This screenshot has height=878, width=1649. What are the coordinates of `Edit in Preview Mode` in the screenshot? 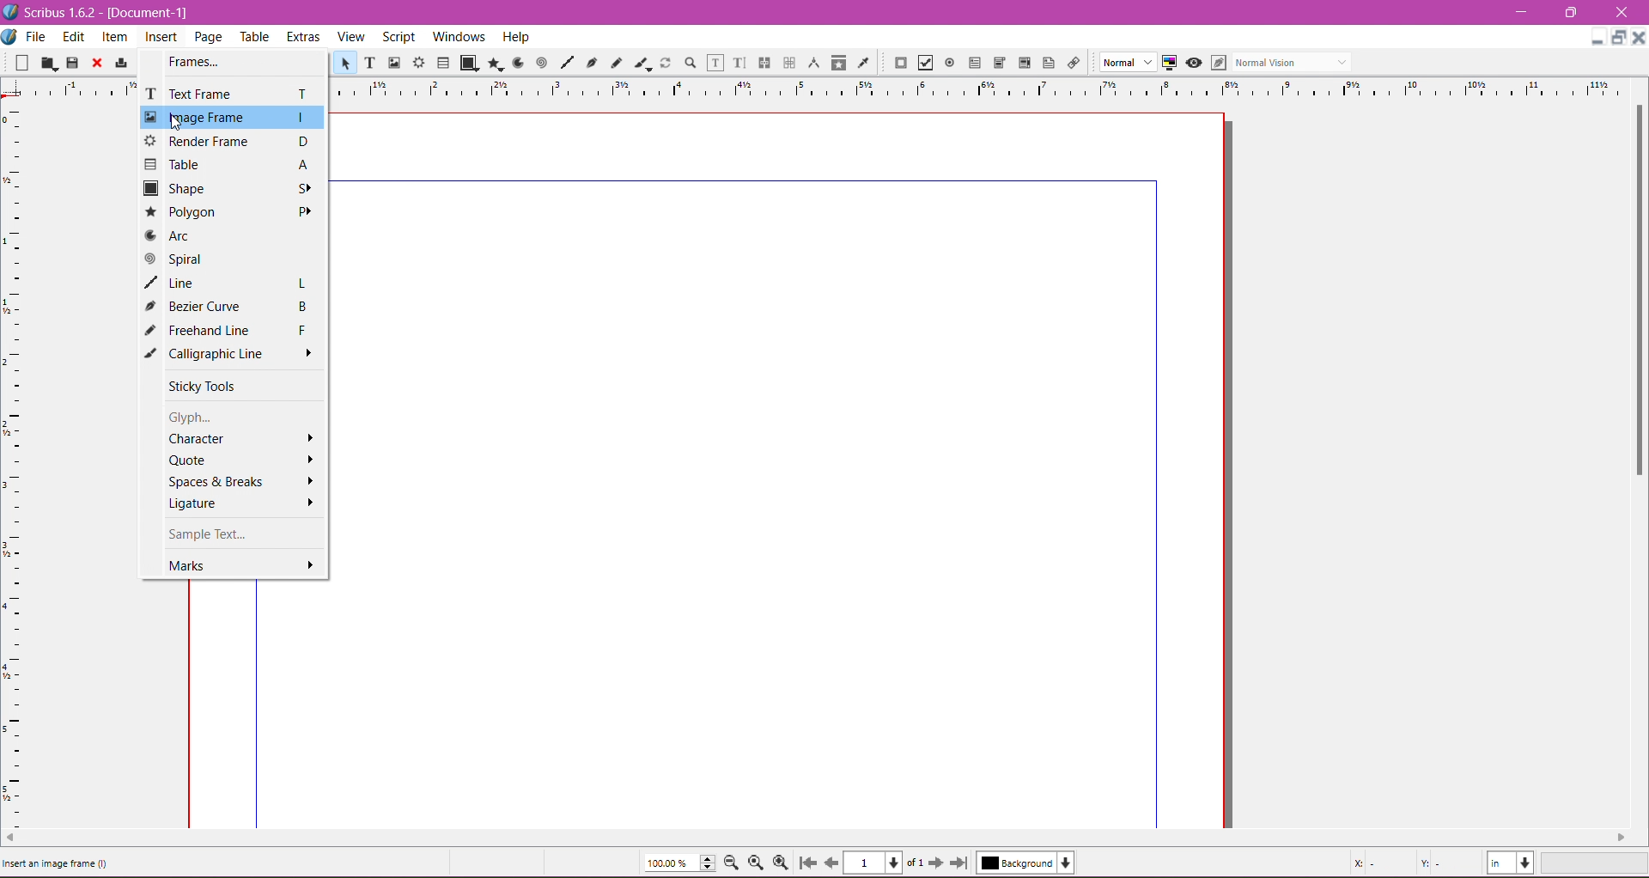 It's located at (1218, 63).